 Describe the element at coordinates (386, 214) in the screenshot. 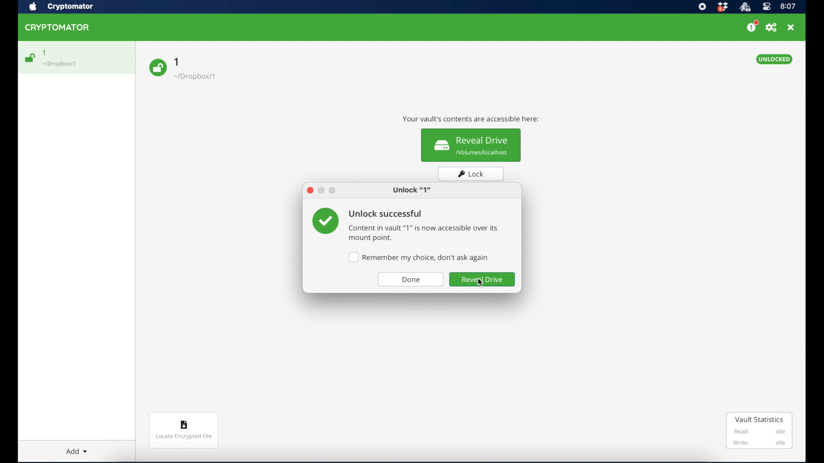

I see `unlock successful` at that location.